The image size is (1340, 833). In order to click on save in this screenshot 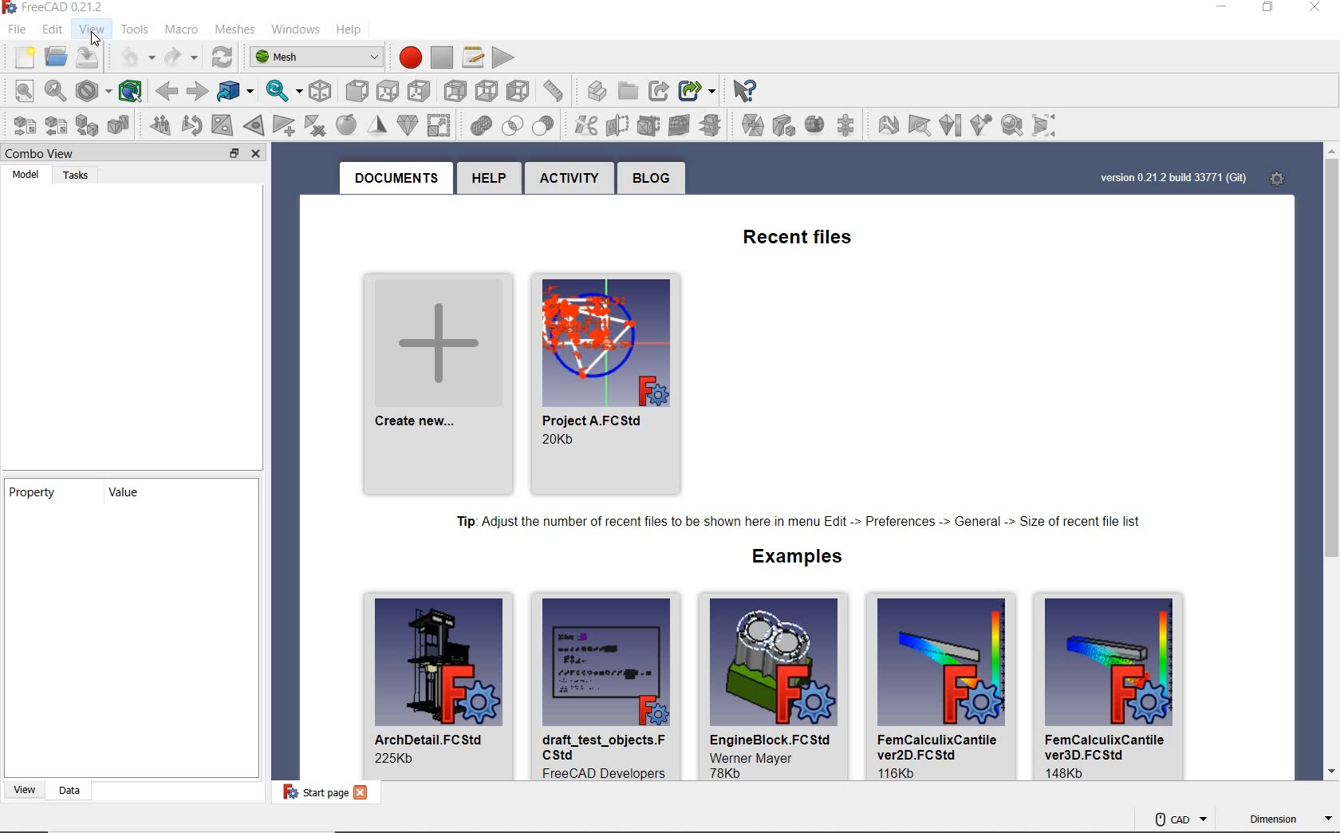, I will do `click(82, 55)`.